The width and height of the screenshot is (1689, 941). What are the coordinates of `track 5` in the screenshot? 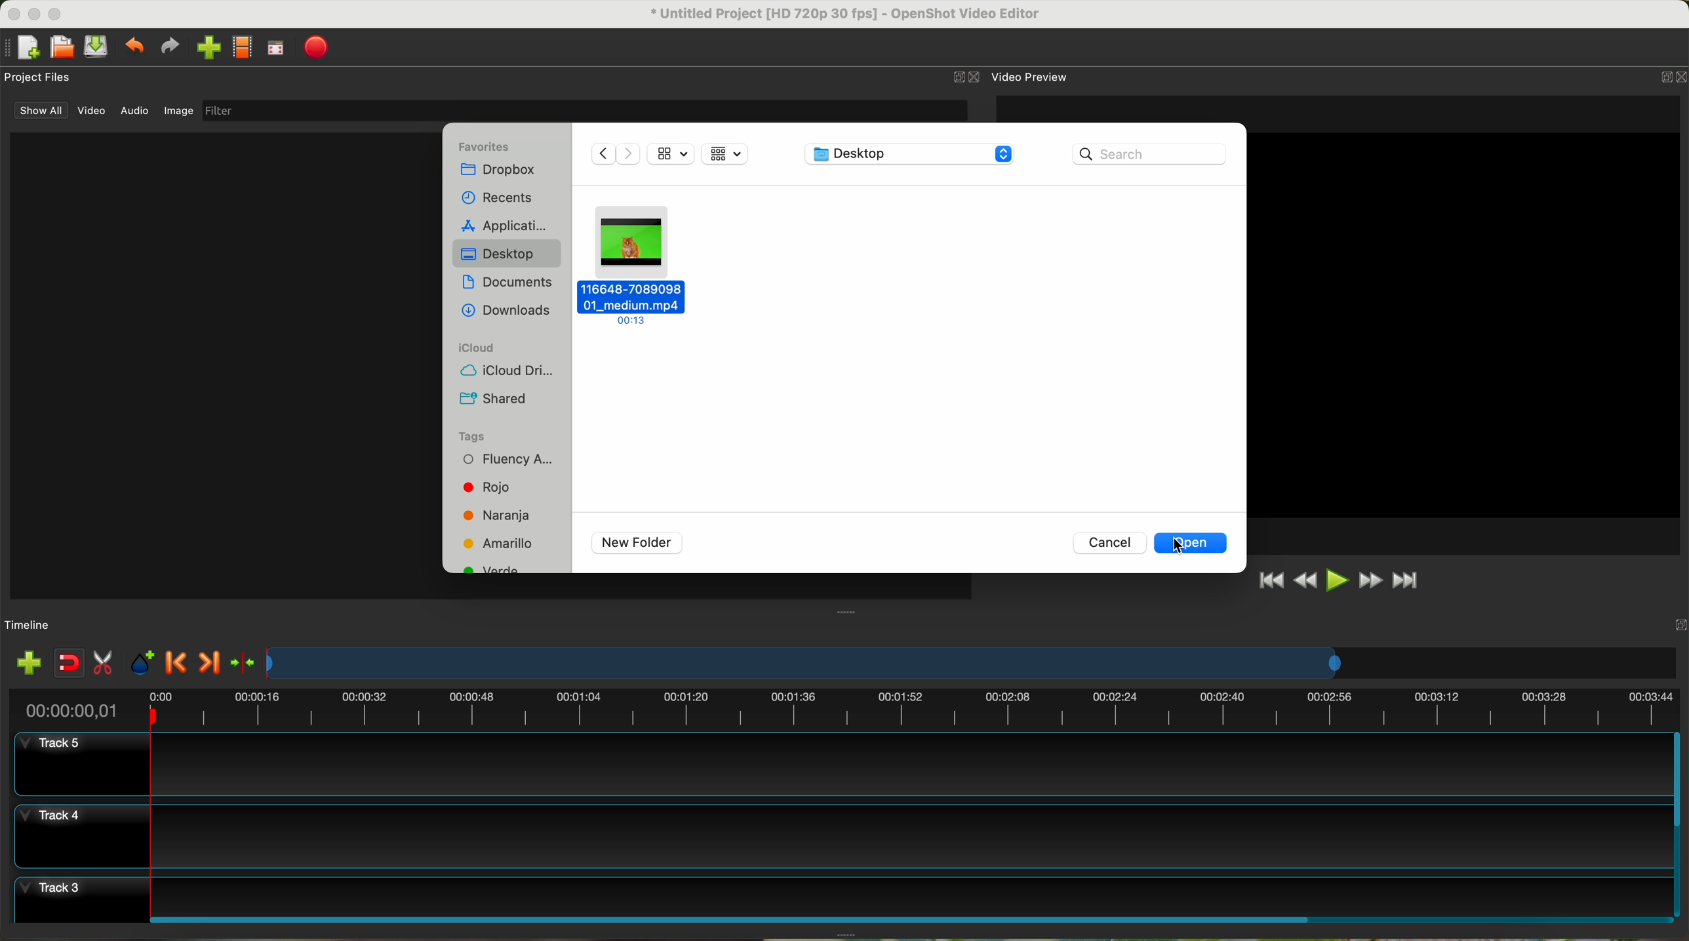 It's located at (845, 765).